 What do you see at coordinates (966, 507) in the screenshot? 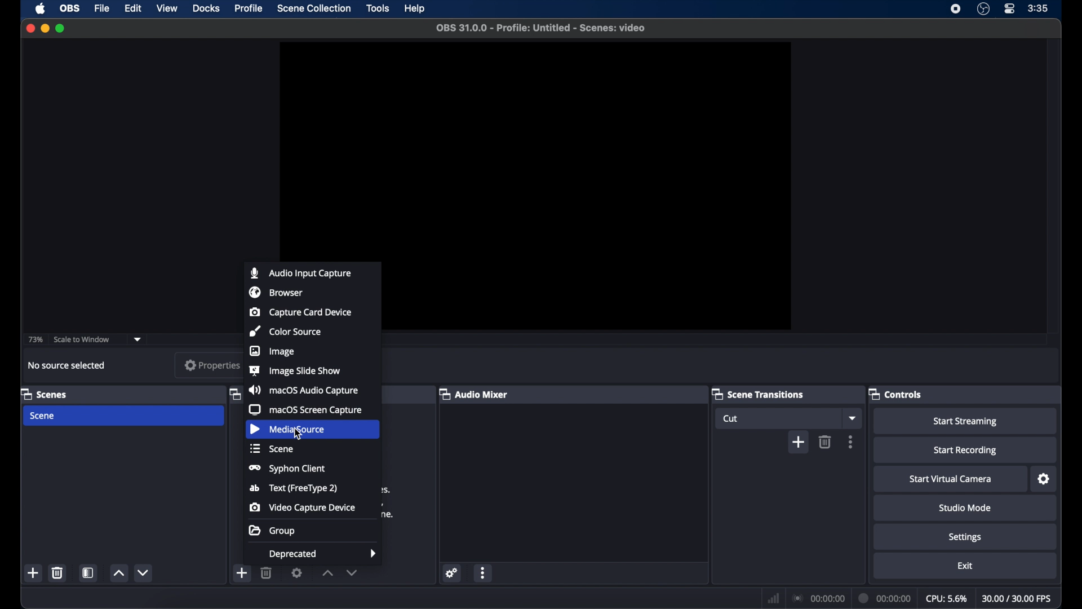
I see `studio mode` at bounding box center [966, 507].